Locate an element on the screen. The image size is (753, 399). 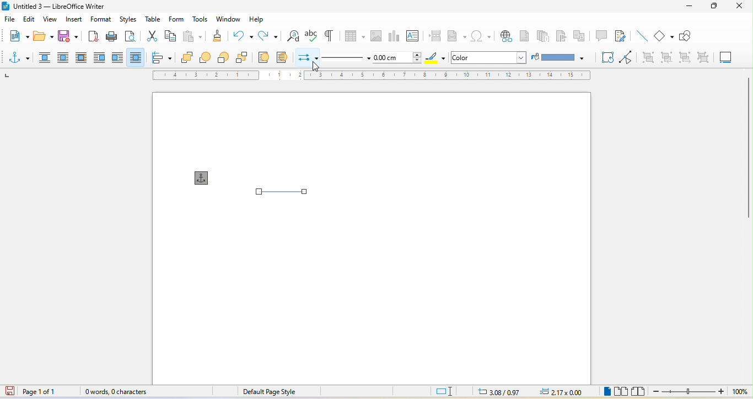
text box is located at coordinates (415, 35).